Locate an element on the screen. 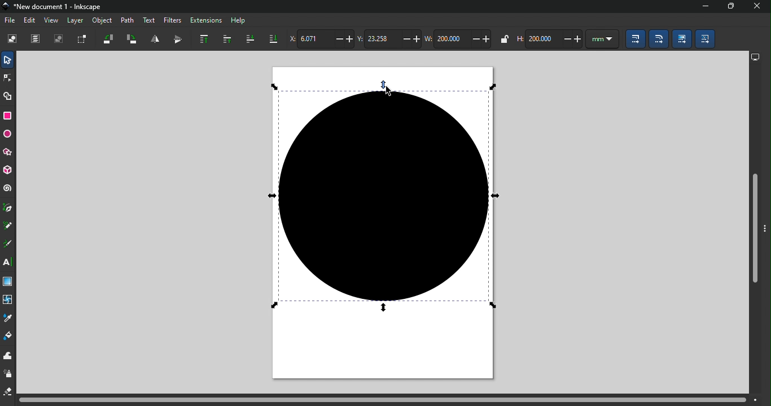 The width and height of the screenshot is (771, 406). Object is located at coordinates (102, 20).